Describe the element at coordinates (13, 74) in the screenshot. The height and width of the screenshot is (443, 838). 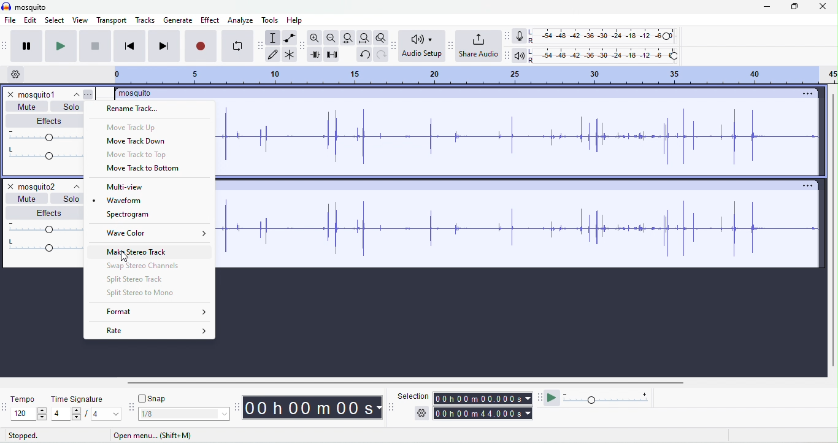
I see `timeline options` at that location.